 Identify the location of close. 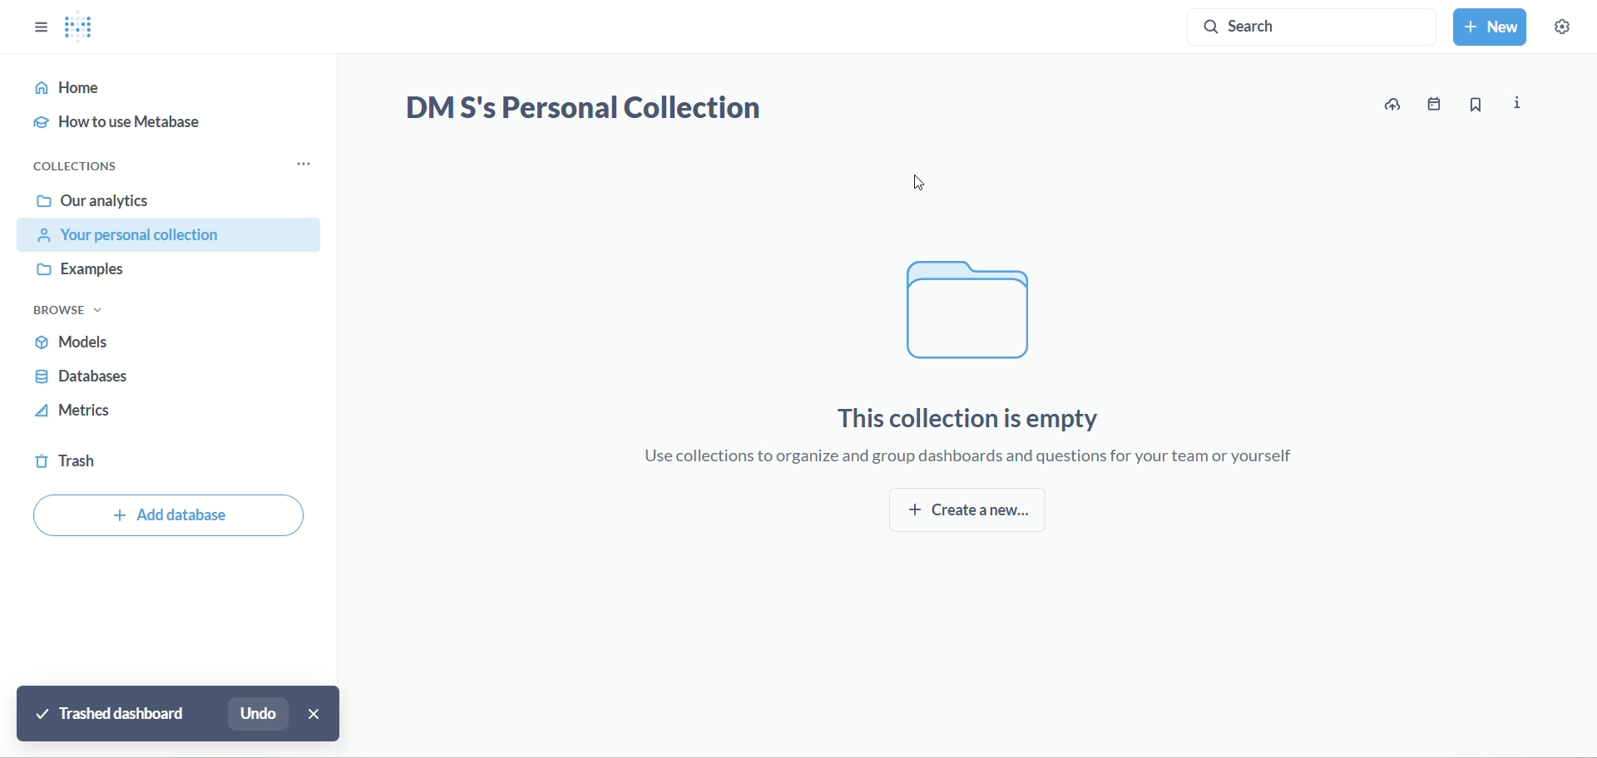
(315, 714).